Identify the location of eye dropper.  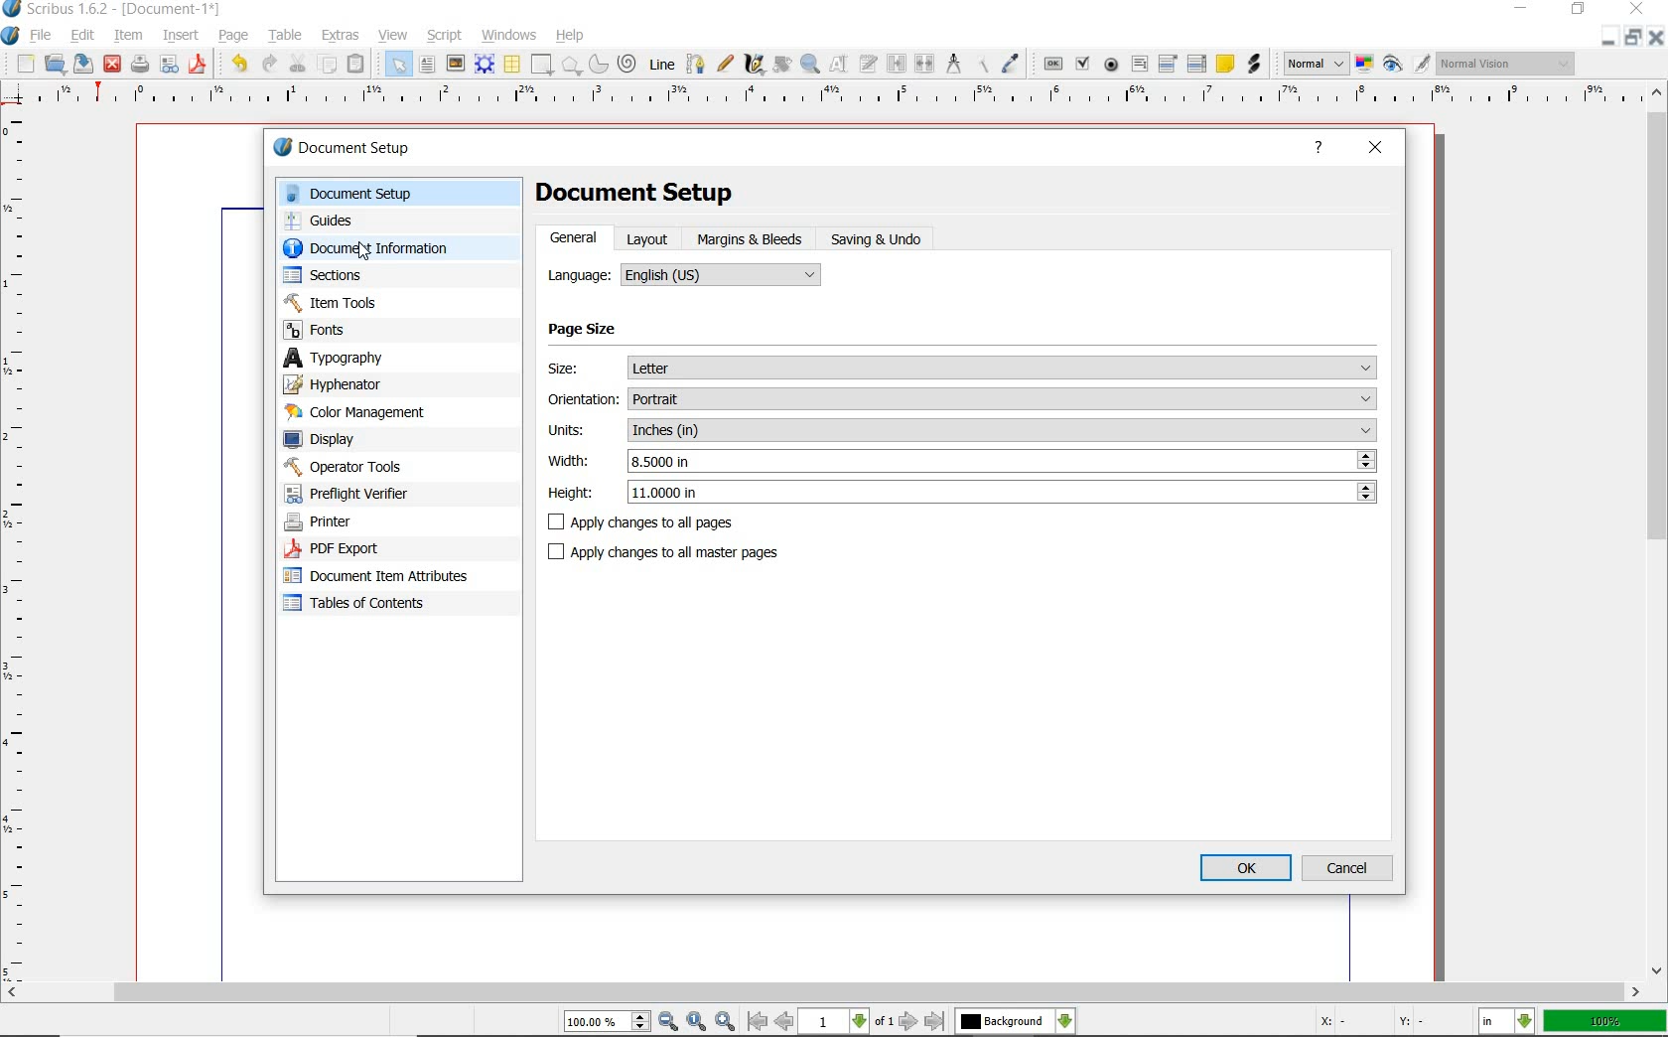
(1012, 63).